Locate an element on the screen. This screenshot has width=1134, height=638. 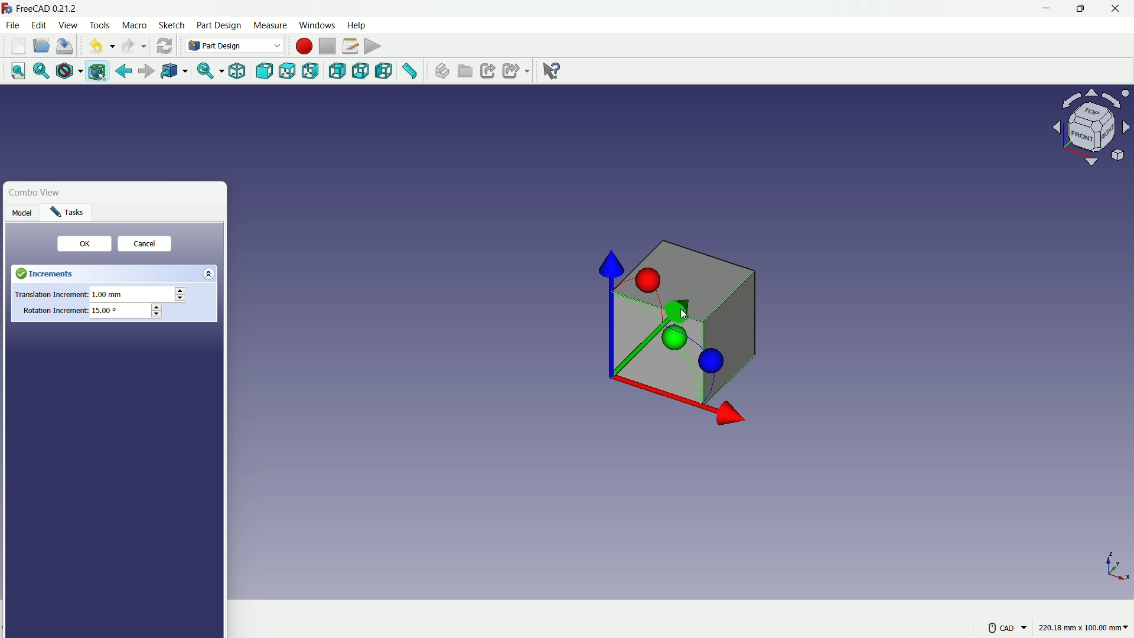
Rotation Increment: is located at coordinates (57, 311).